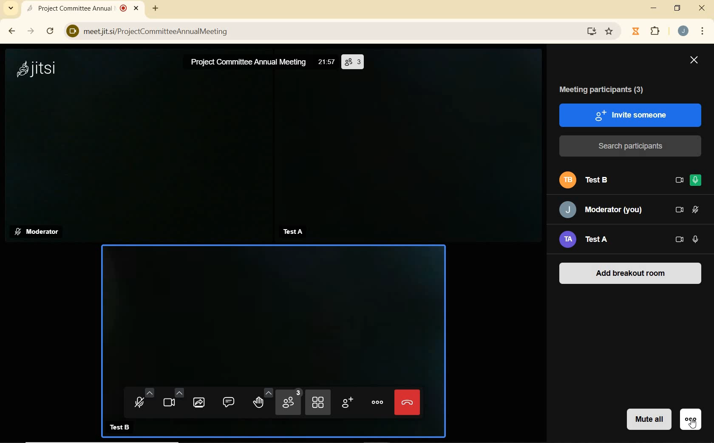  What do you see at coordinates (70, 31) in the screenshot?
I see `View site information` at bounding box center [70, 31].